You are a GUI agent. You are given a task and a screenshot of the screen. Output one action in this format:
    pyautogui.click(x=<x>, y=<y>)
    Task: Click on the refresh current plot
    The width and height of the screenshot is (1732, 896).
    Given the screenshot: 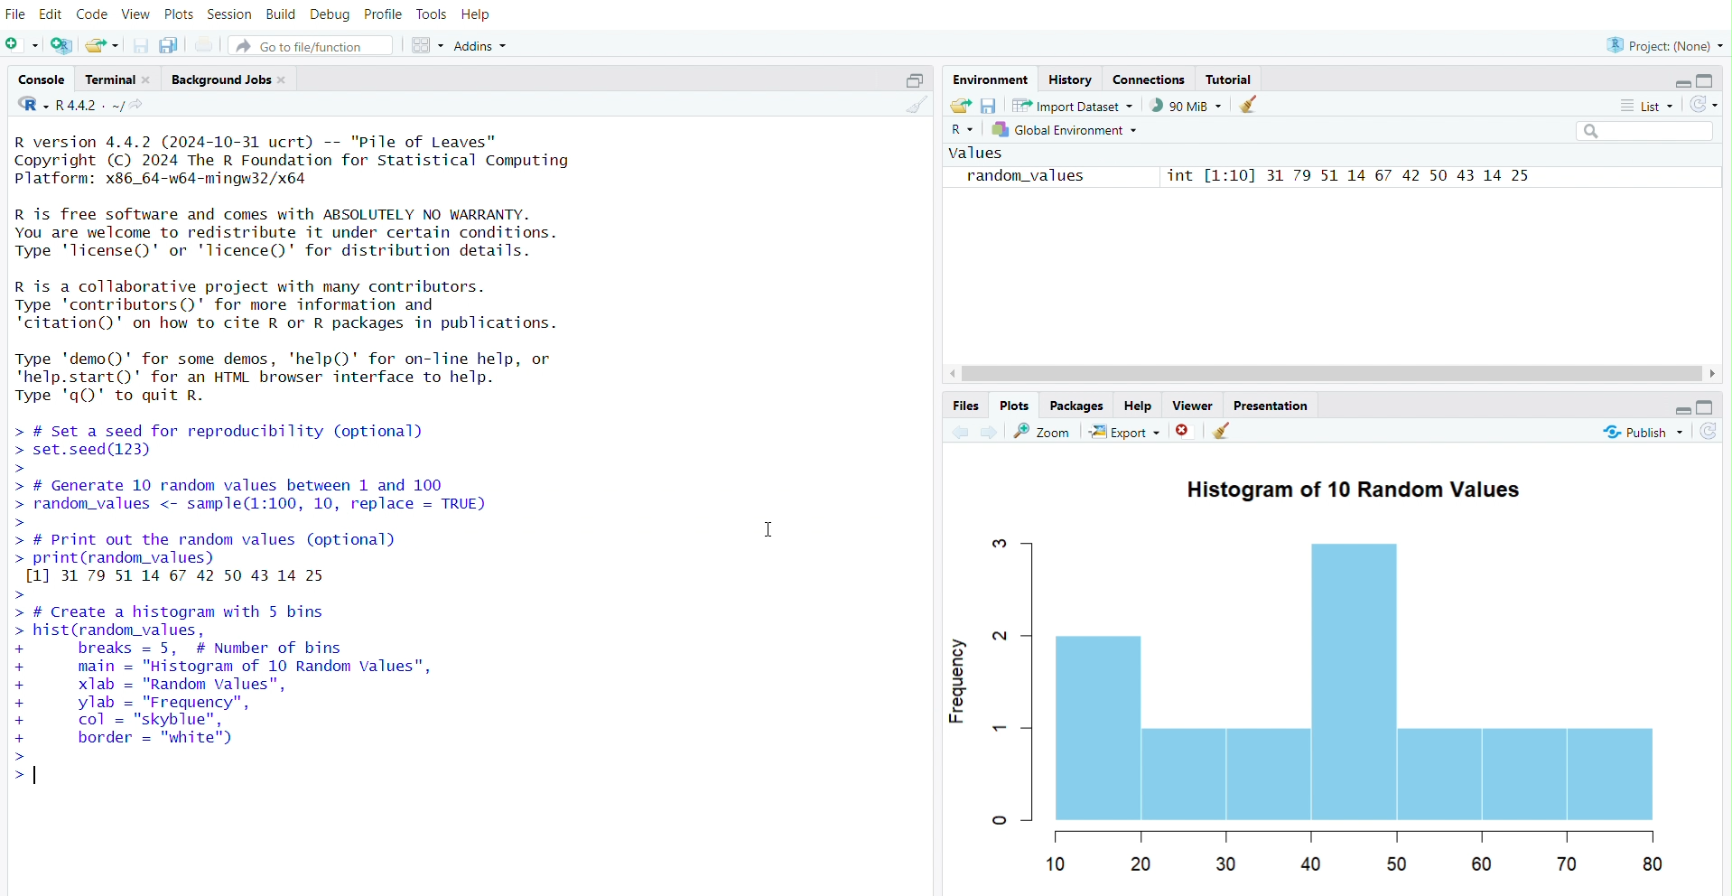 What is the action you would take?
    pyautogui.click(x=1712, y=434)
    